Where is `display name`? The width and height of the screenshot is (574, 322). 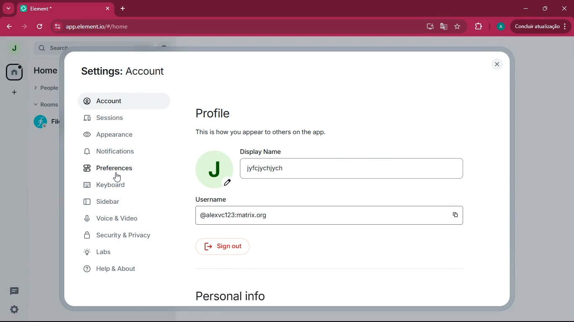
display name is located at coordinates (265, 151).